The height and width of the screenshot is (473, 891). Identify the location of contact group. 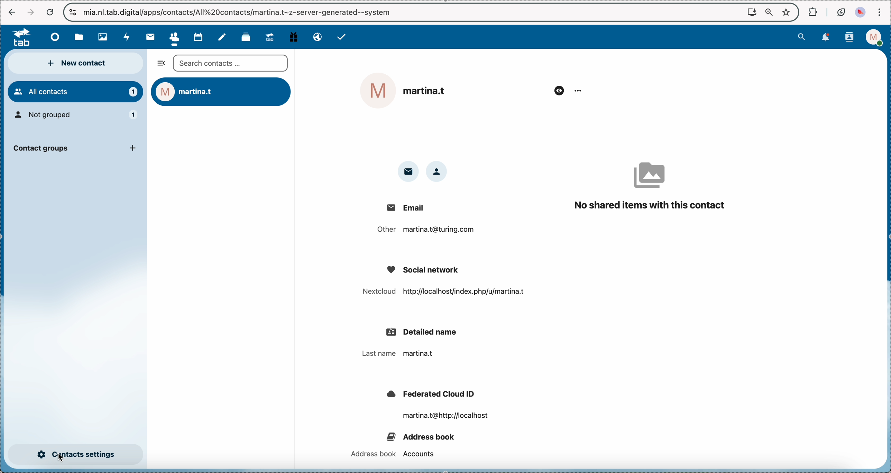
(75, 150).